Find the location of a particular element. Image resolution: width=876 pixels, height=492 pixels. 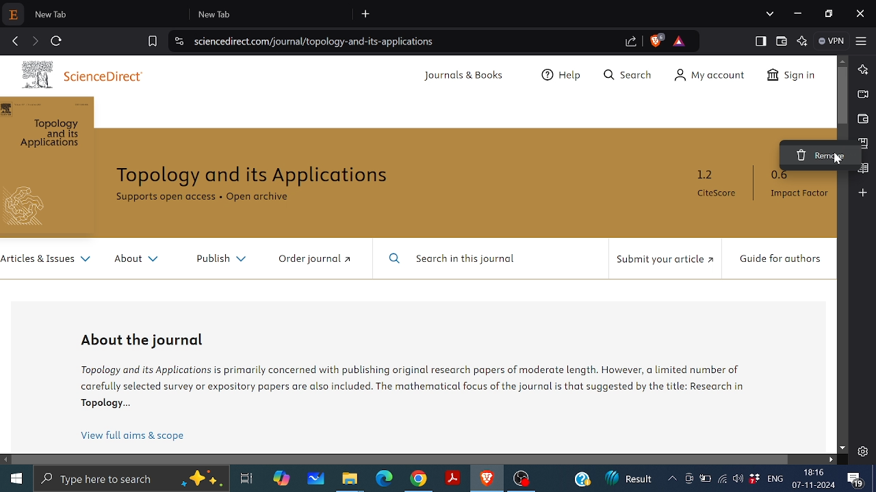

Battery is located at coordinates (705, 480).